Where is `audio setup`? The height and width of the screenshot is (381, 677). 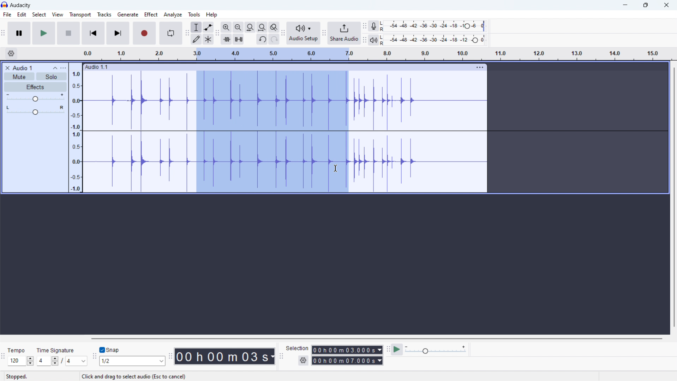
audio setup is located at coordinates (304, 33).